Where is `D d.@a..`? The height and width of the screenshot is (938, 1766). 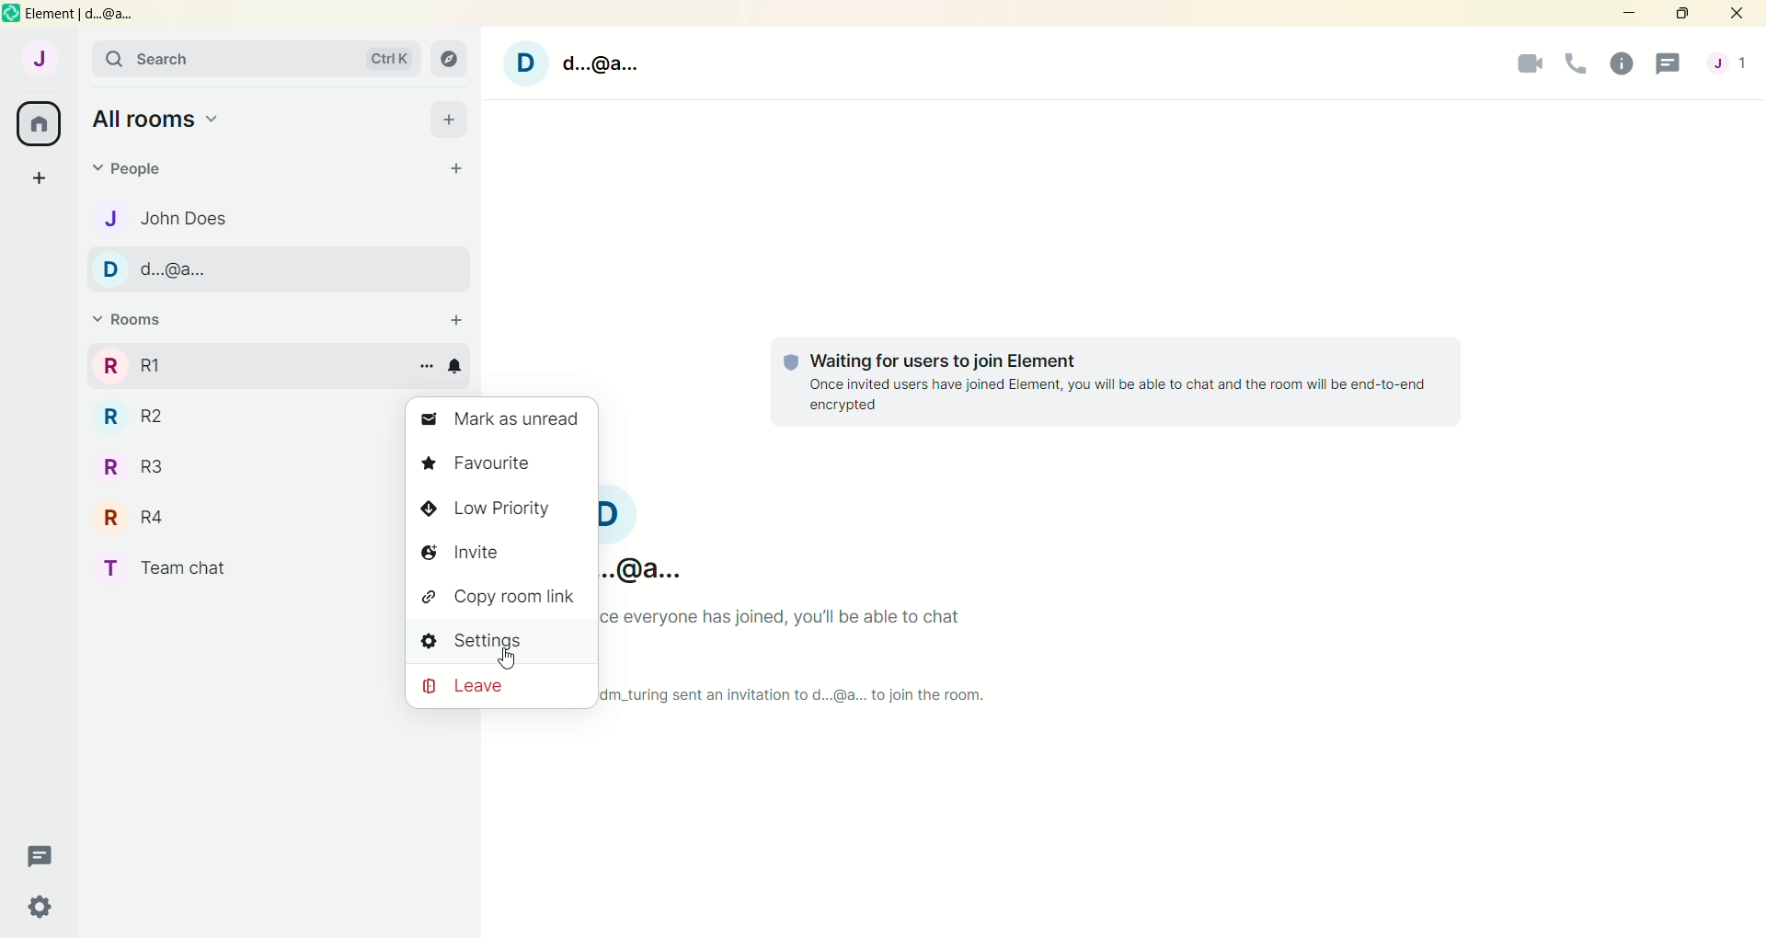
D d.@a.. is located at coordinates (155, 276).